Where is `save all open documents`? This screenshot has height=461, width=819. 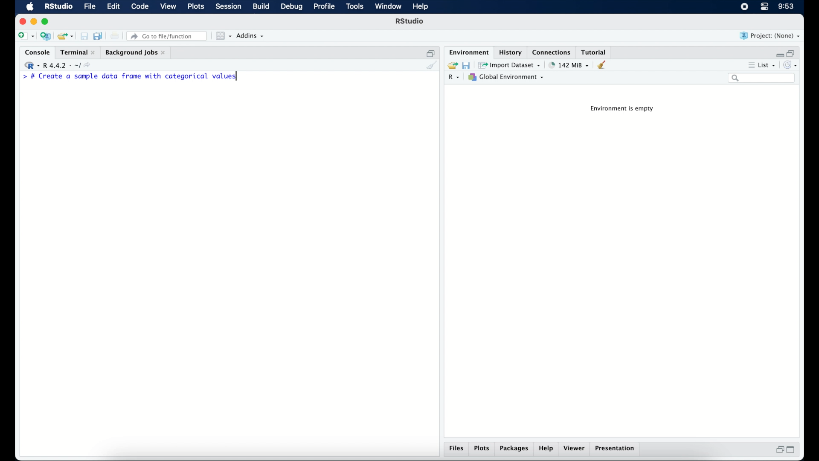
save all open documents is located at coordinates (98, 35).